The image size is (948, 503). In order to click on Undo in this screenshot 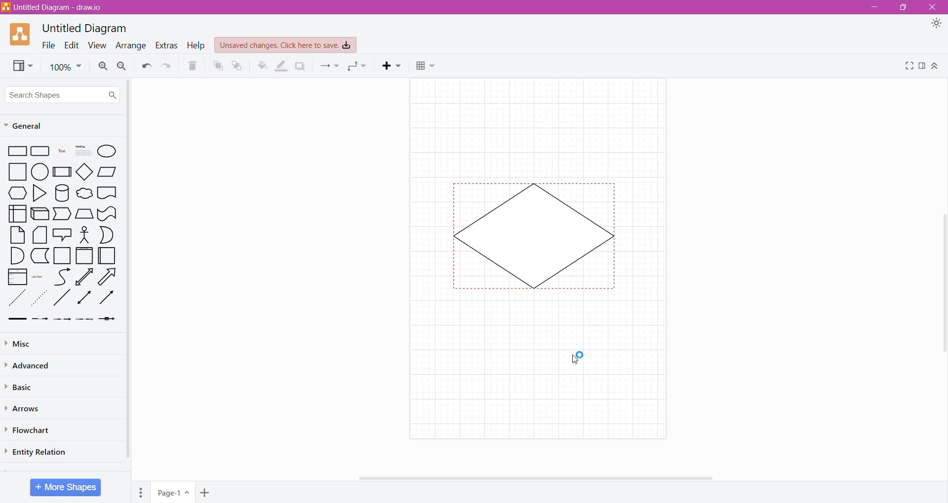, I will do `click(147, 66)`.